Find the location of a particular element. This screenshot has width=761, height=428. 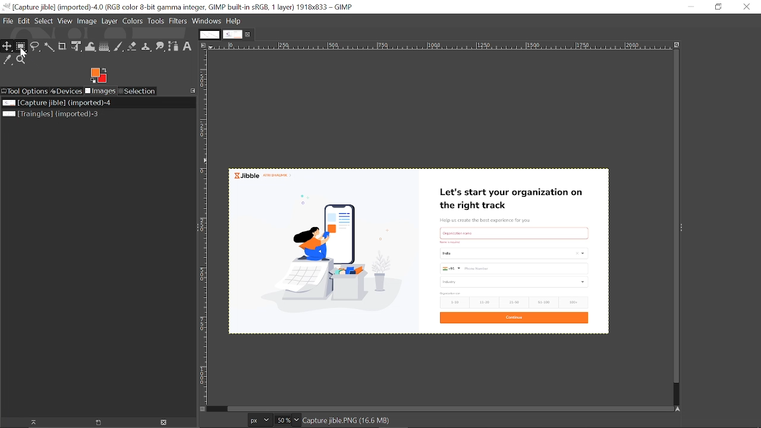

Edit is located at coordinates (24, 20).